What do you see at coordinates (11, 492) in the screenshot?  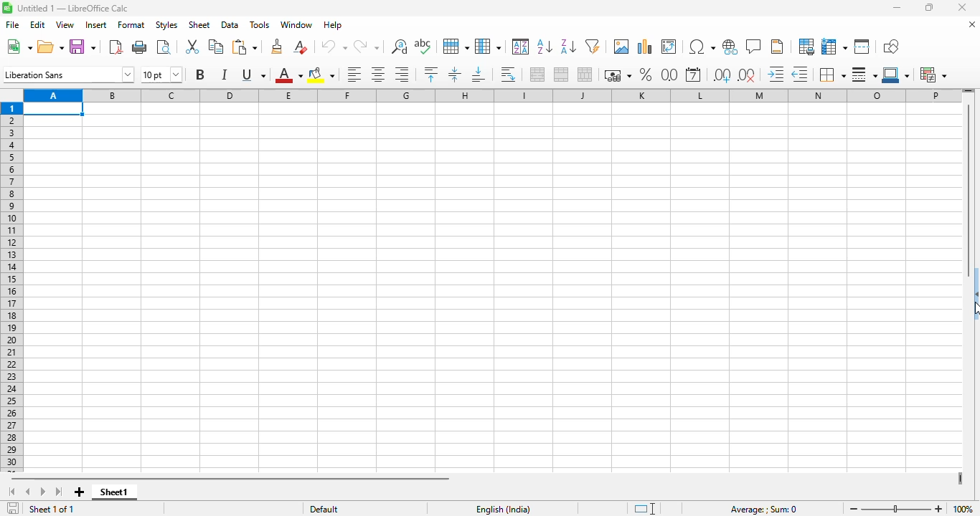 I see `scroll to first sheet` at bounding box center [11, 492].